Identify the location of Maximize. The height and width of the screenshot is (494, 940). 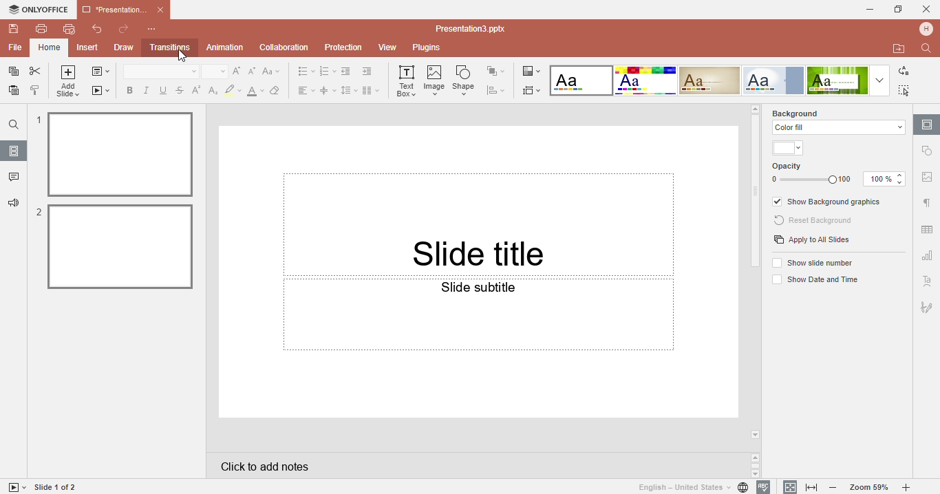
(899, 8).